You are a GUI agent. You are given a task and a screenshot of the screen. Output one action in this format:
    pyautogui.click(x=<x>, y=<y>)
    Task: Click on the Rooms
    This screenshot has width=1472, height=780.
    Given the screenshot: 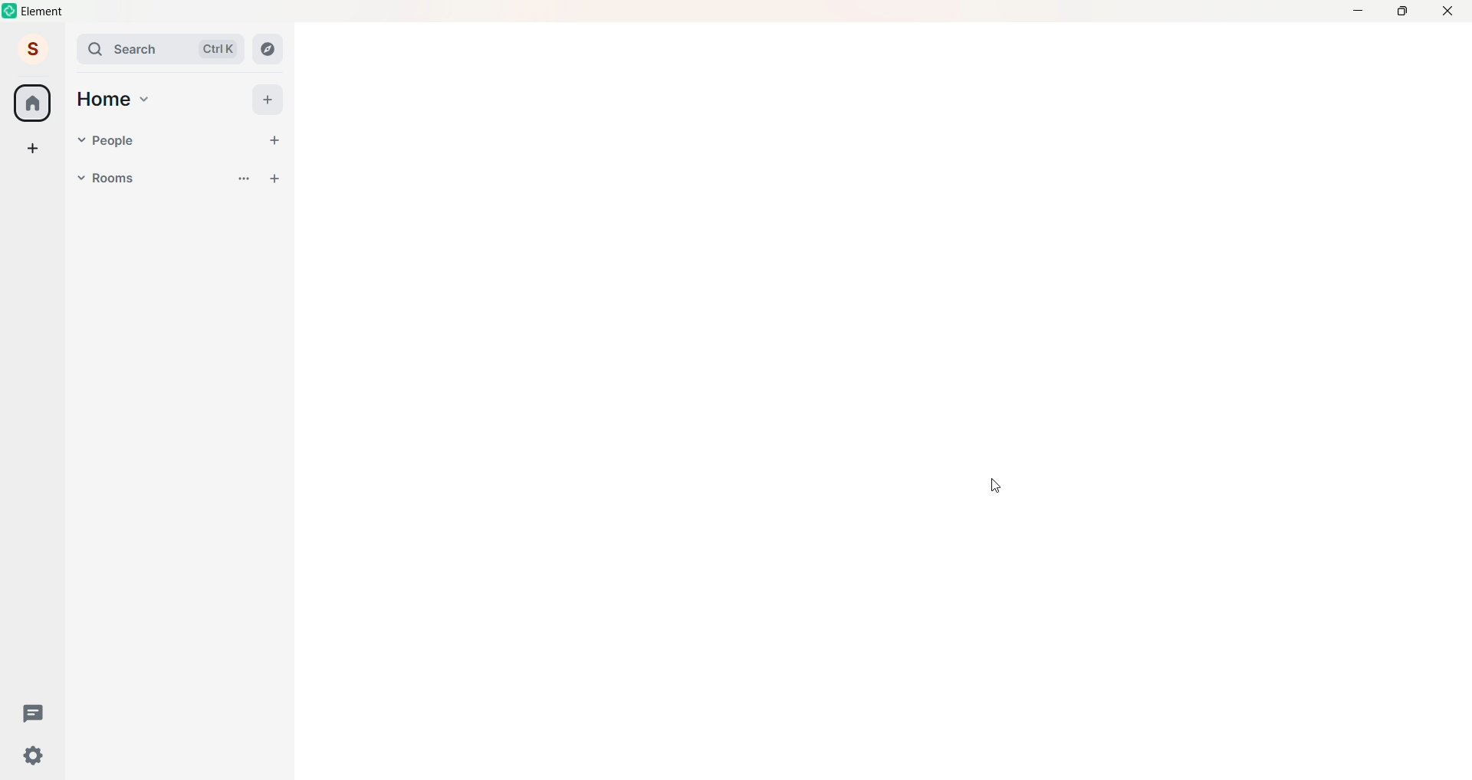 What is the action you would take?
    pyautogui.click(x=118, y=178)
    